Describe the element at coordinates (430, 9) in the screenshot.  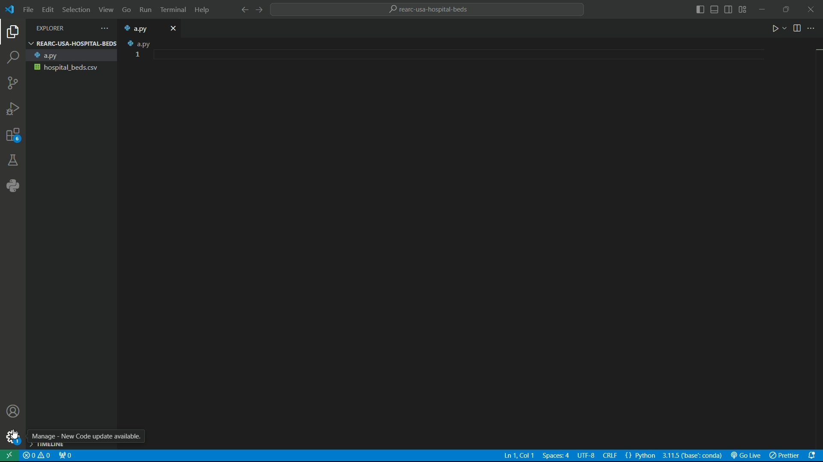
I see `rearc-usa-hospital-beds` at that location.